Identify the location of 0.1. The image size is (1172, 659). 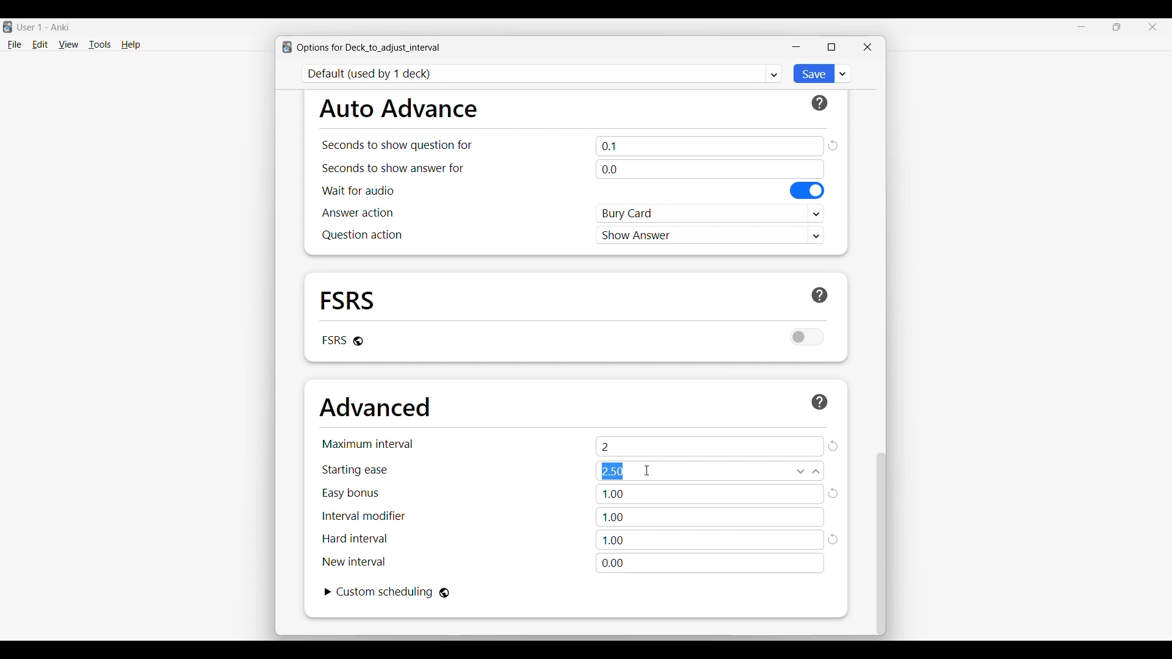
(710, 146).